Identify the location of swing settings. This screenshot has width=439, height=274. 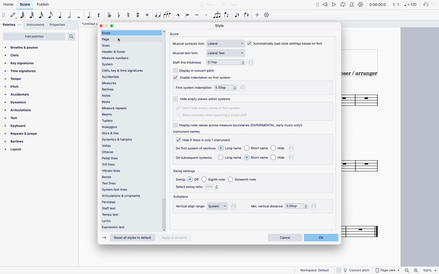
(185, 171).